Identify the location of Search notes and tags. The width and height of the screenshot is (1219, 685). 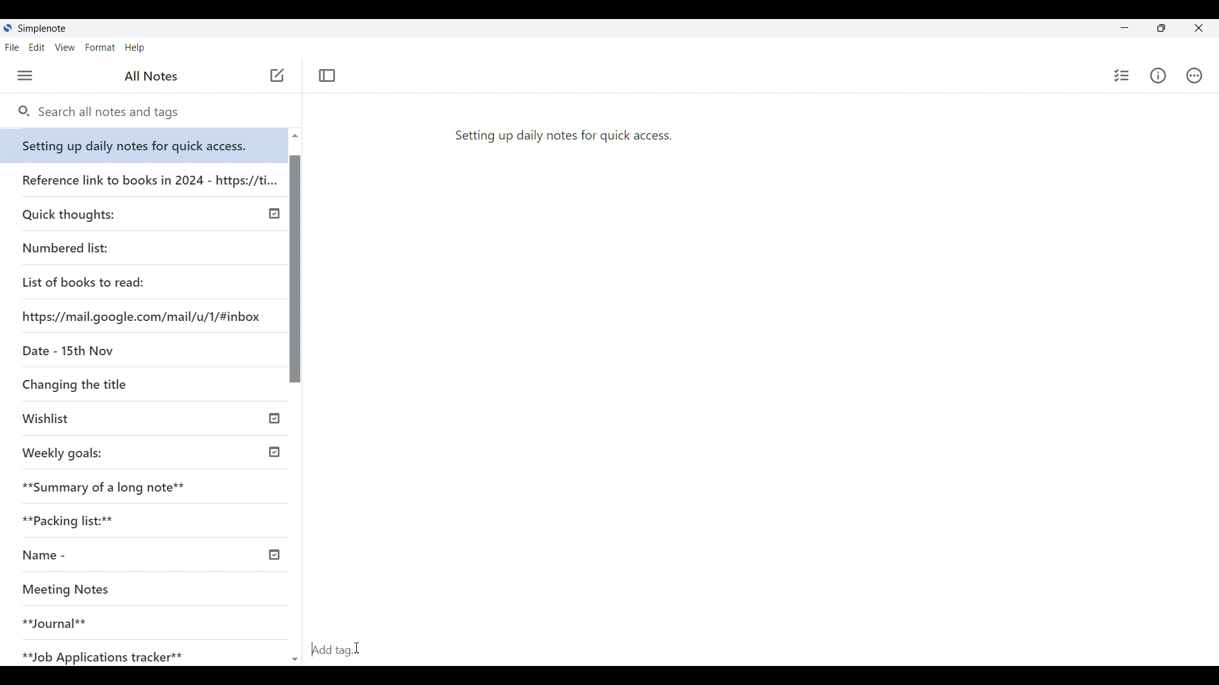
(114, 112).